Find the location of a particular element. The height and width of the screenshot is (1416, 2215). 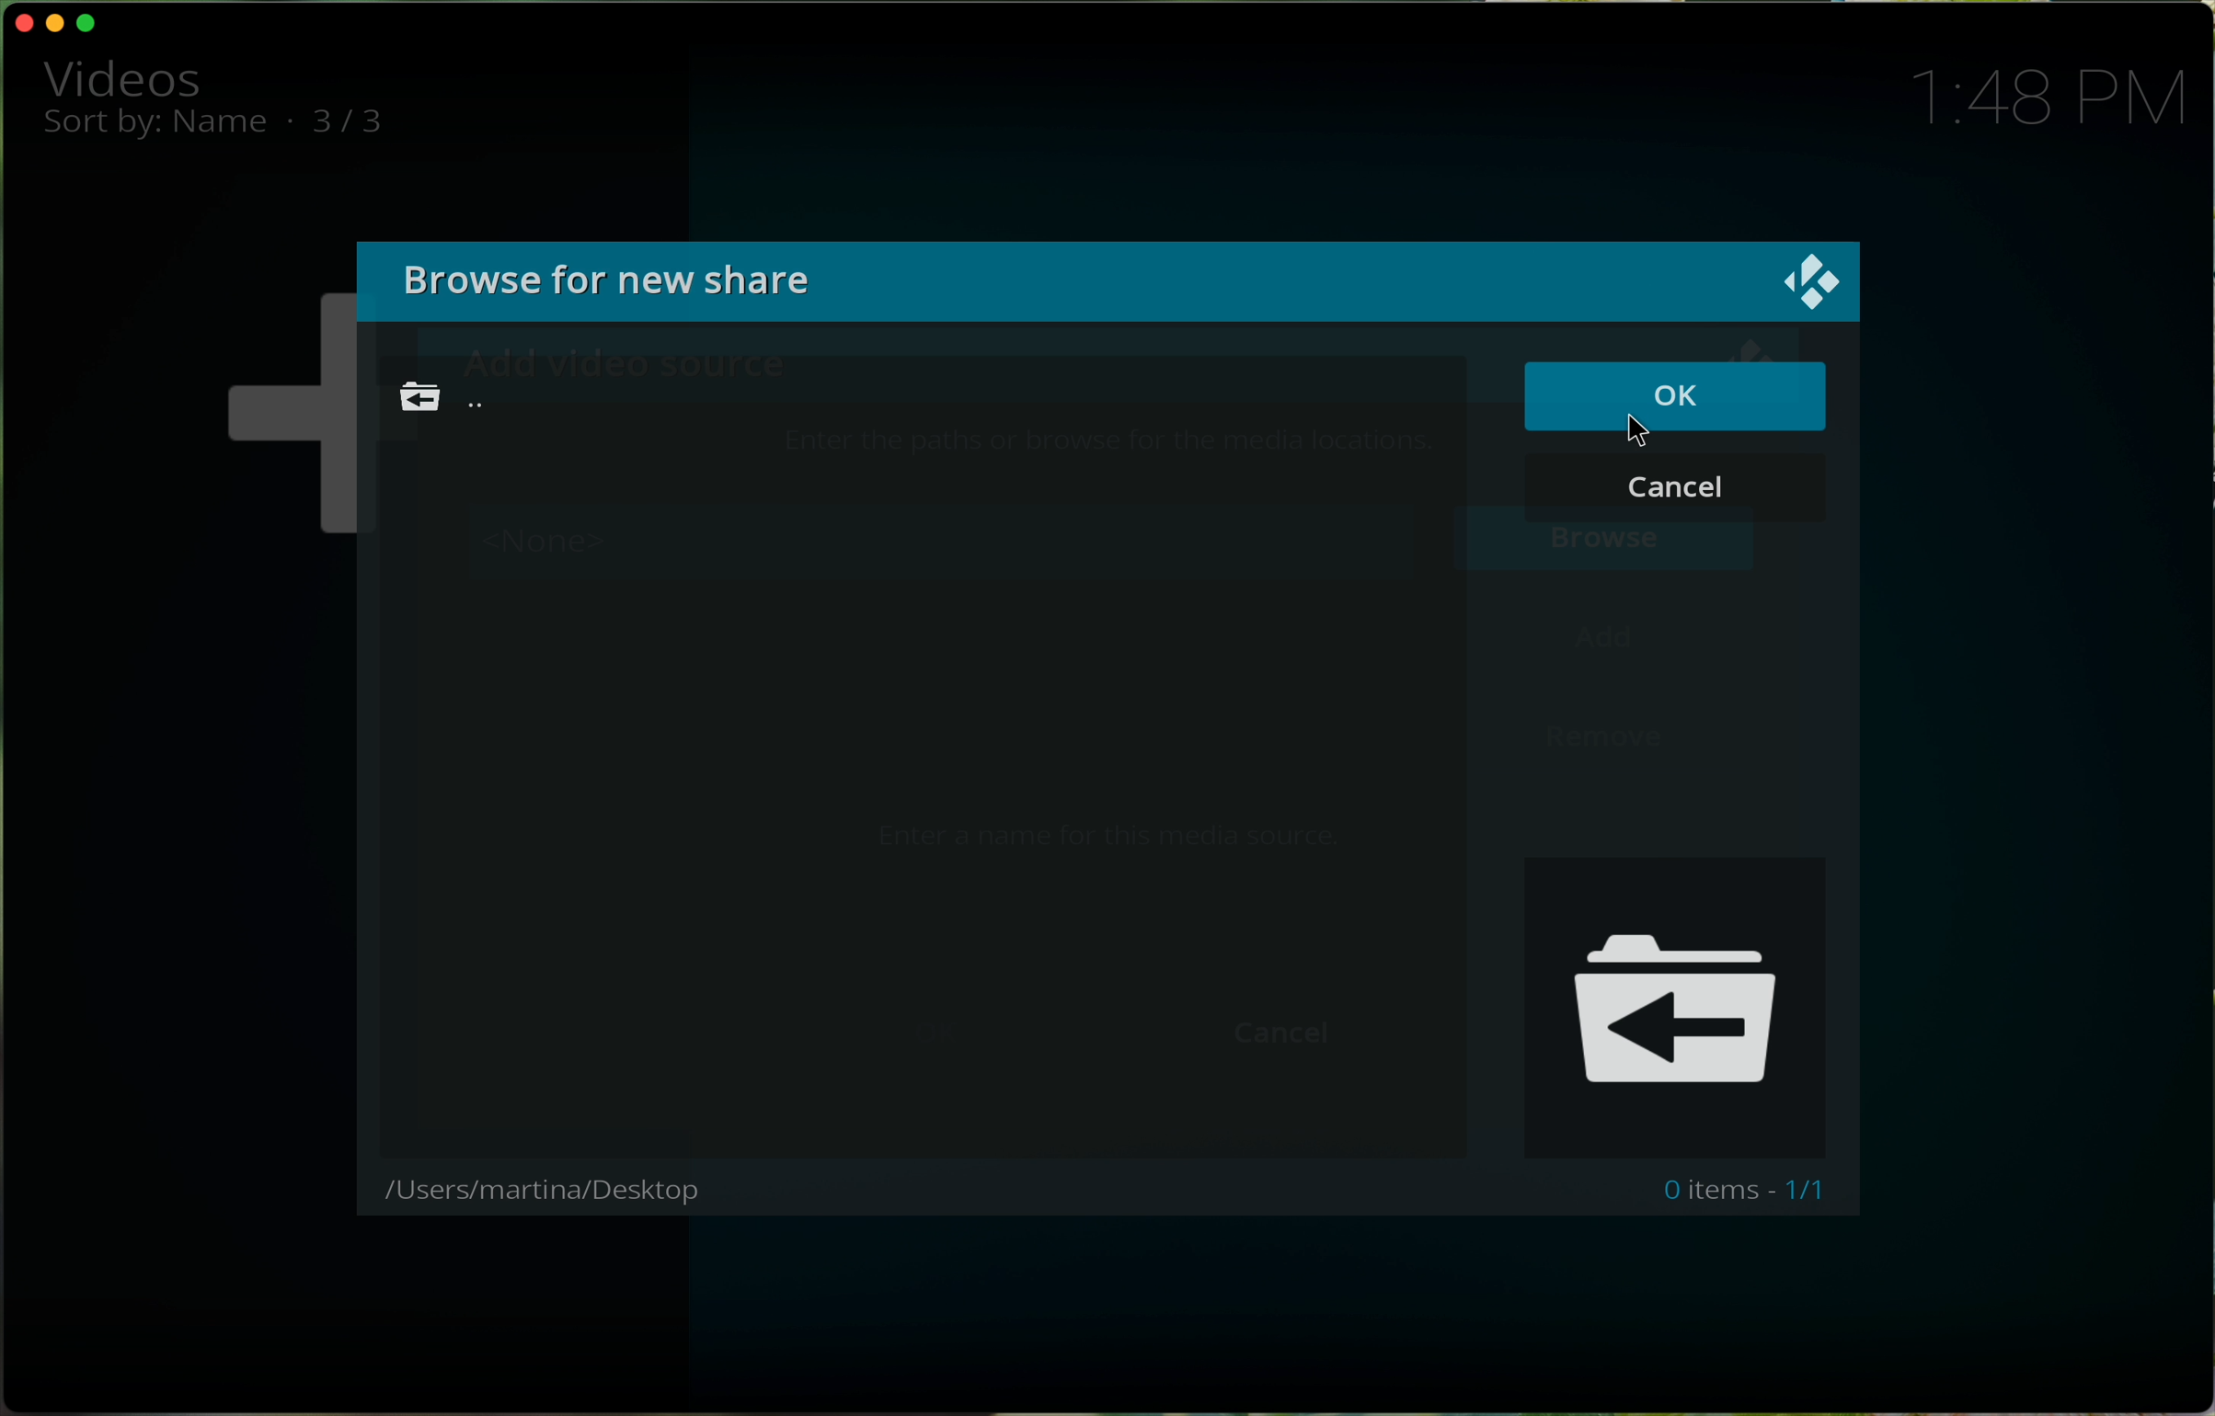

. is located at coordinates (289, 120).